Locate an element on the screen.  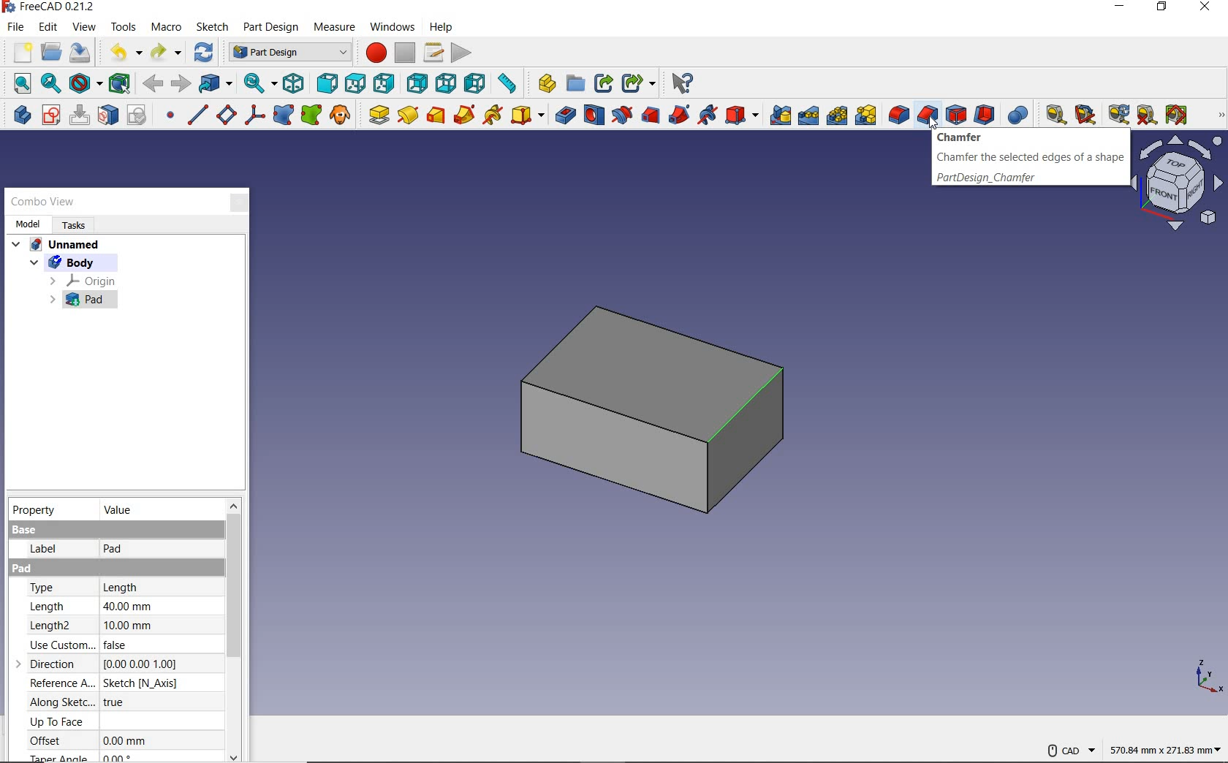
create a subtractive primitive is located at coordinates (743, 115).